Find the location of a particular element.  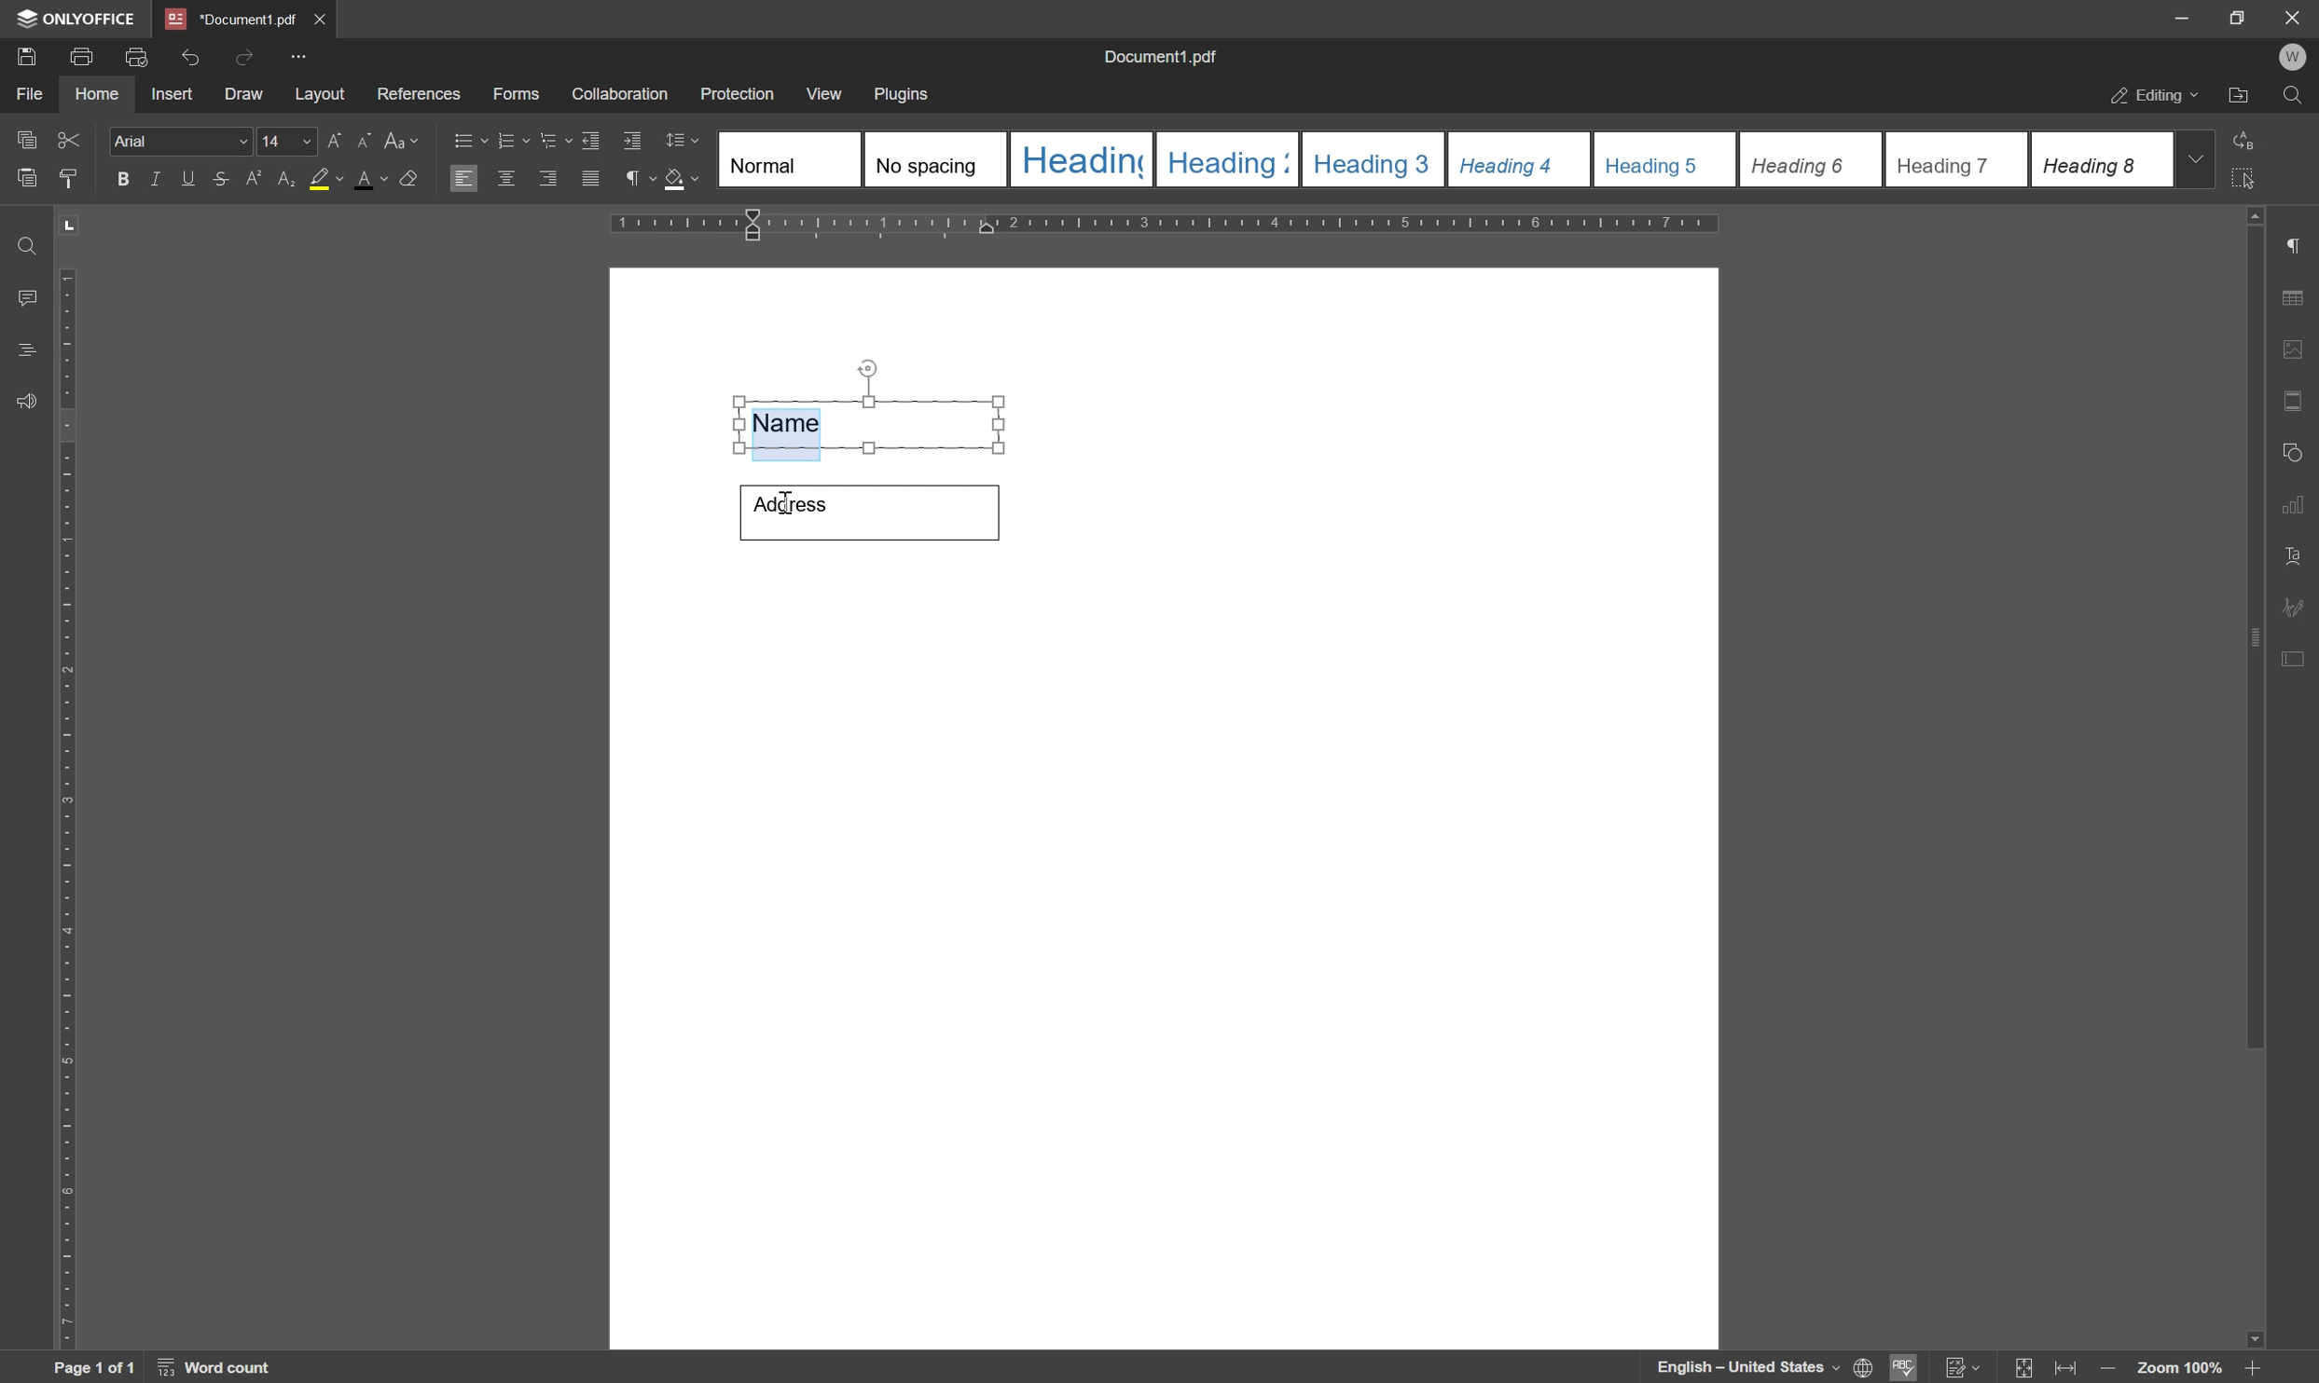

subscript is located at coordinates (282, 178).